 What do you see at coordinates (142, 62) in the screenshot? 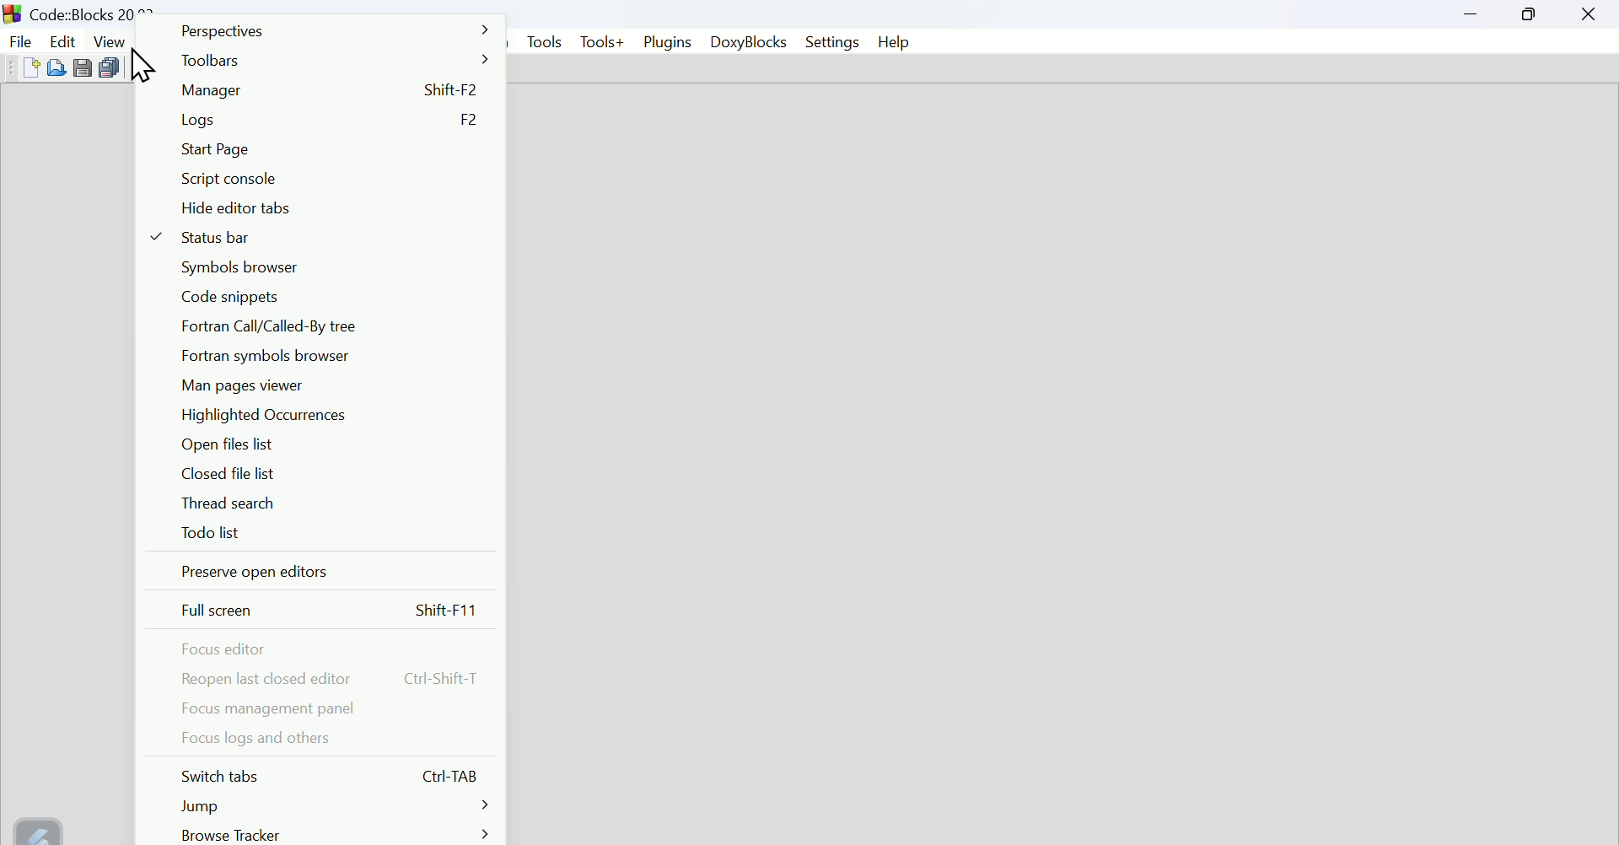
I see `Cursor` at bounding box center [142, 62].